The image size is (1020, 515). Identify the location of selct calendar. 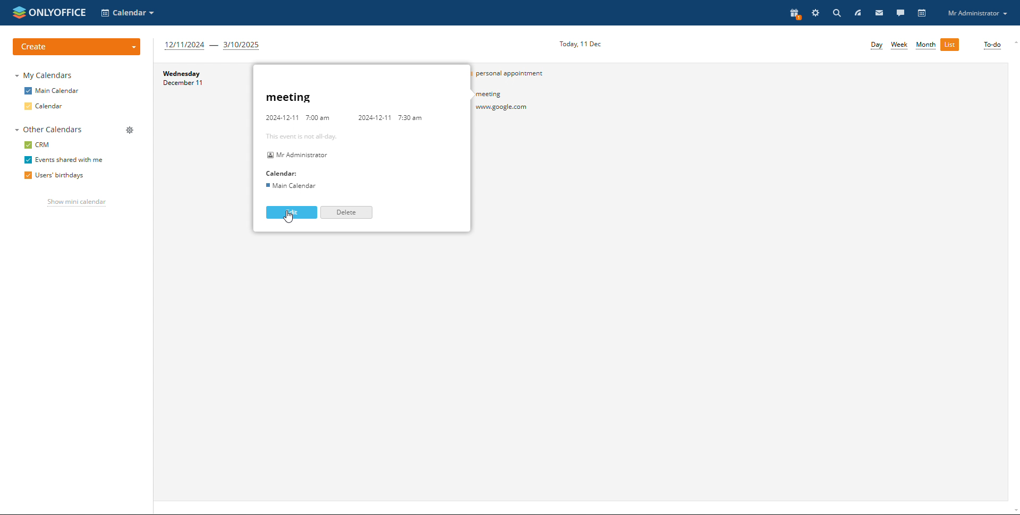
(127, 13).